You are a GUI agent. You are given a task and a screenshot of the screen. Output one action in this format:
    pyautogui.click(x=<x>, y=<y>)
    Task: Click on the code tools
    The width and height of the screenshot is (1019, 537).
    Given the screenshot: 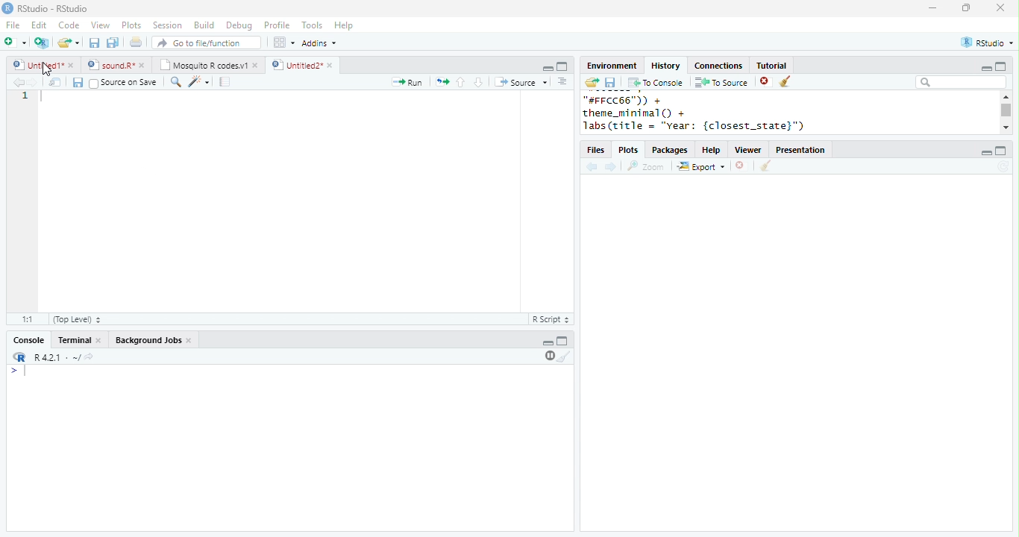 What is the action you would take?
    pyautogui.click(x=198, y=81)
    